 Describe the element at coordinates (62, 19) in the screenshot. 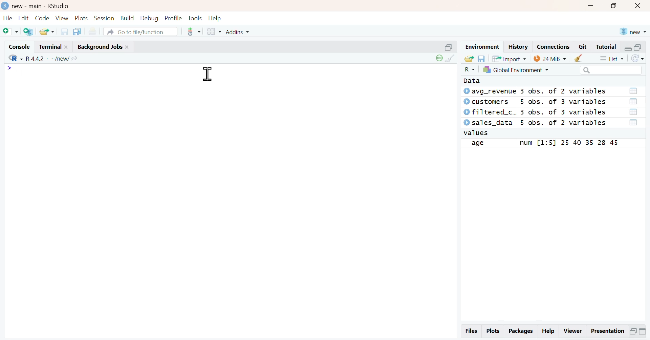

I see `View` at that location.